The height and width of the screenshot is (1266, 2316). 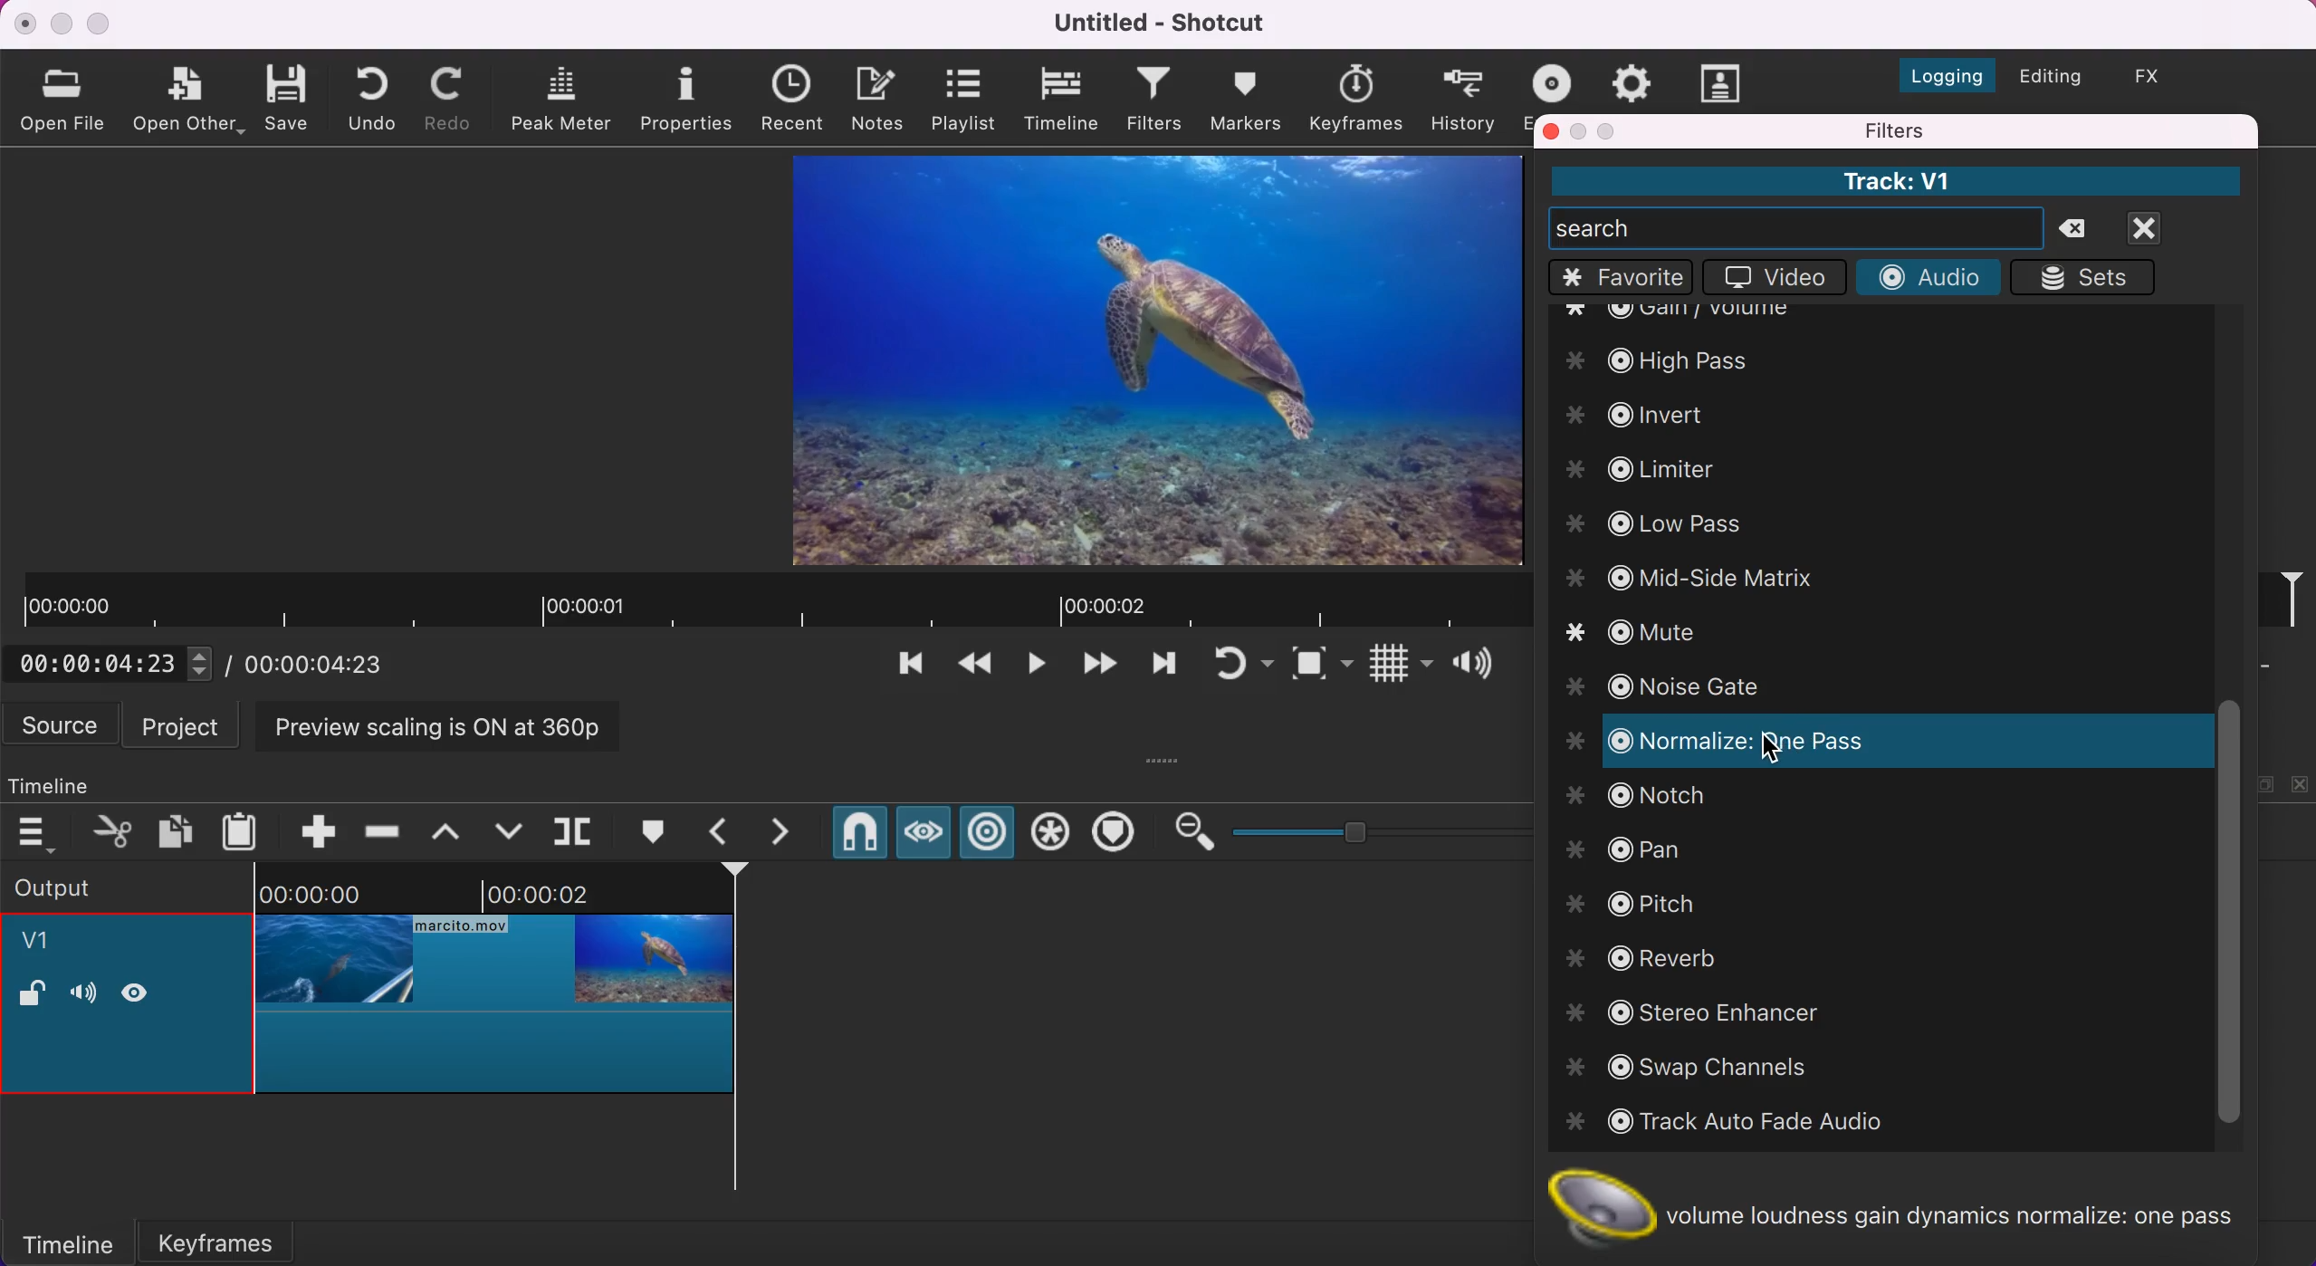 What do you see at coordinates (1398, 667) in the screenshot?
I see `toggle grid display on the player` at bounding box center [1398, 667].